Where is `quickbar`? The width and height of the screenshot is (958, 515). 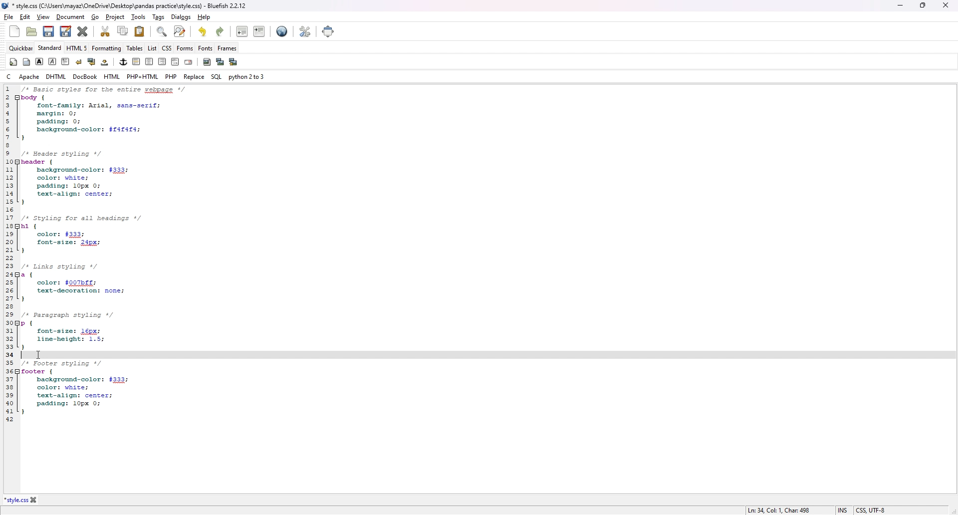 quickbar is located at coordinates (21, 48).